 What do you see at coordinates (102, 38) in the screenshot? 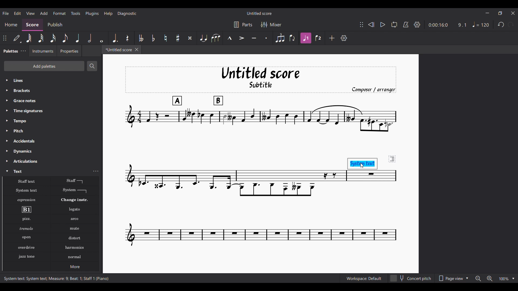
I see `Whole note` at bounding box center [102, 38].